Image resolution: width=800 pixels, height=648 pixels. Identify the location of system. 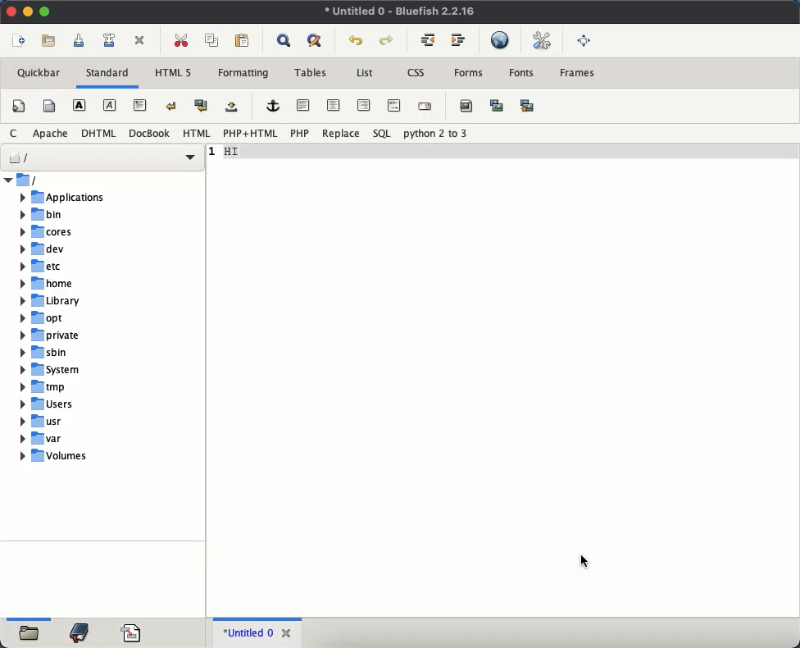
(84, 370).